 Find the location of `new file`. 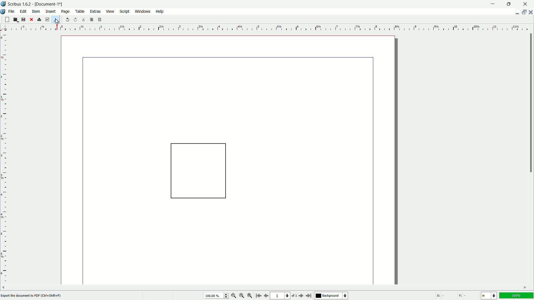

new file is located at coordinates (7, 19).